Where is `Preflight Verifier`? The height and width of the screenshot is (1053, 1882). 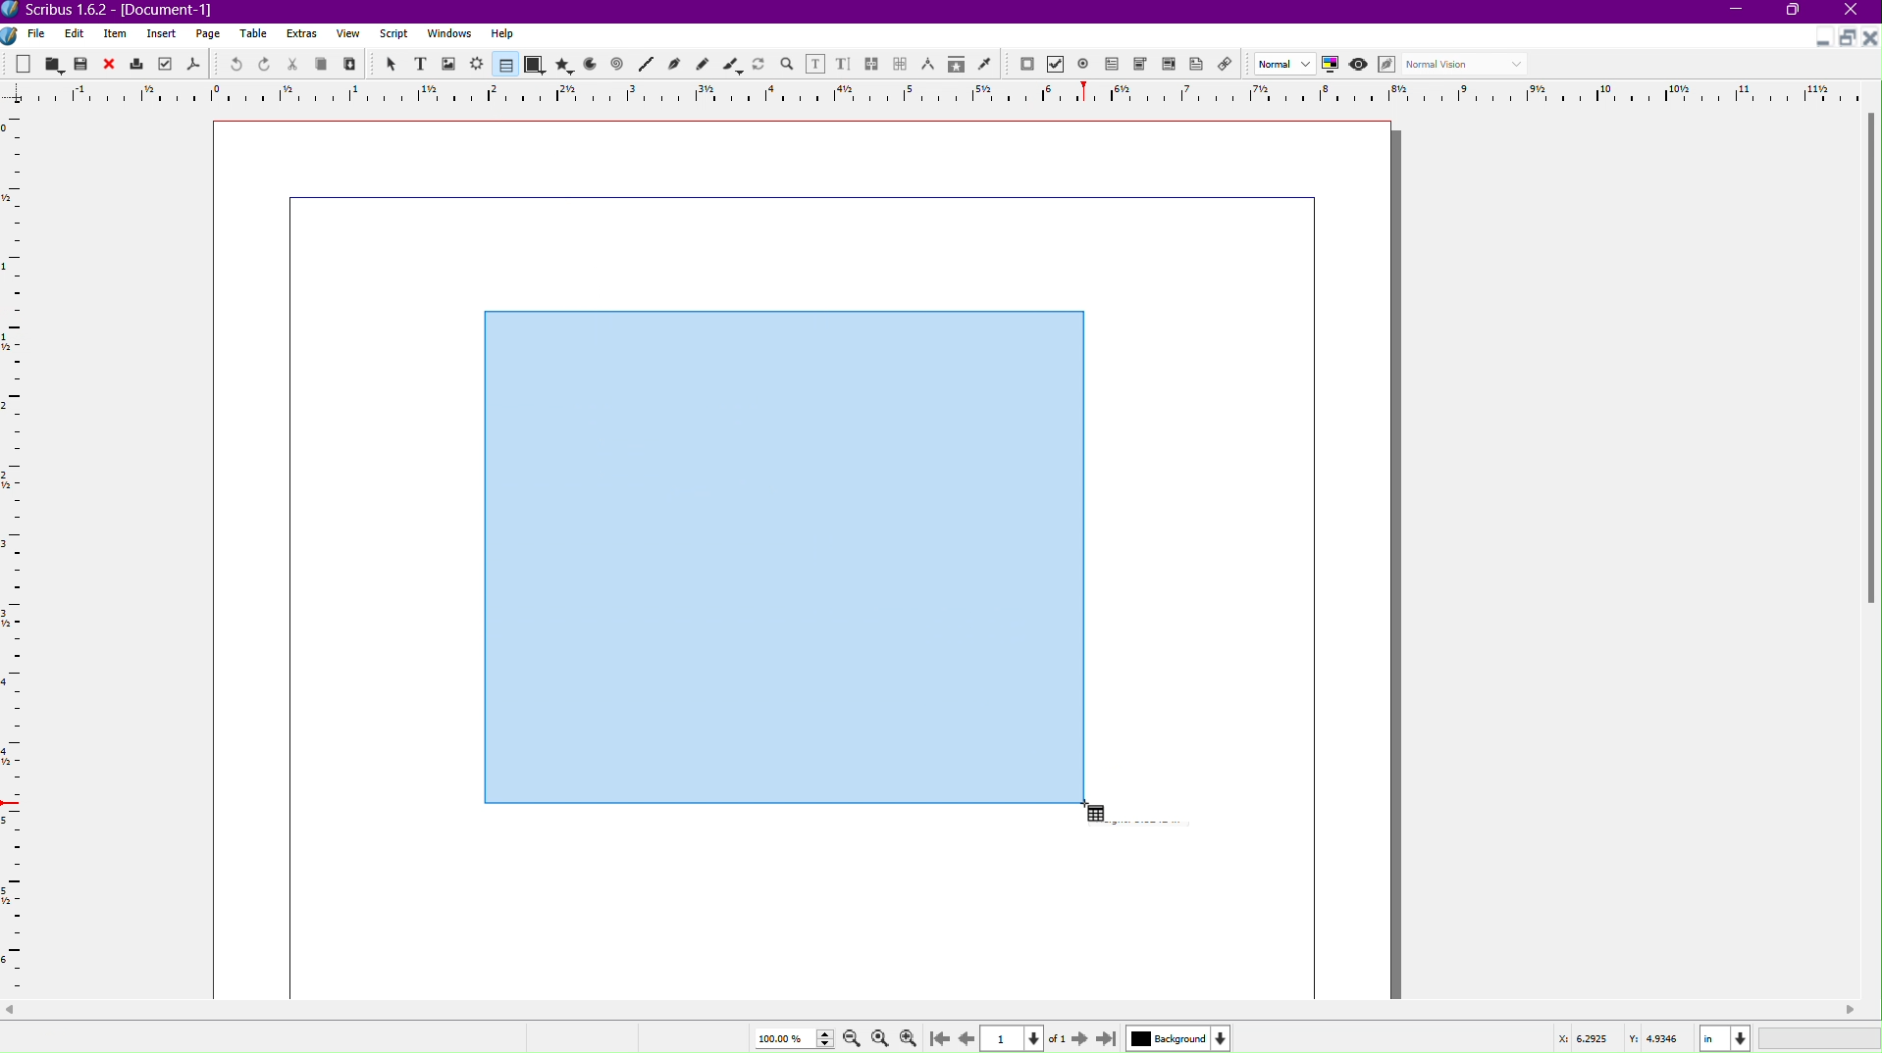
Preflight Verifier is located at coordinates (162, 65).